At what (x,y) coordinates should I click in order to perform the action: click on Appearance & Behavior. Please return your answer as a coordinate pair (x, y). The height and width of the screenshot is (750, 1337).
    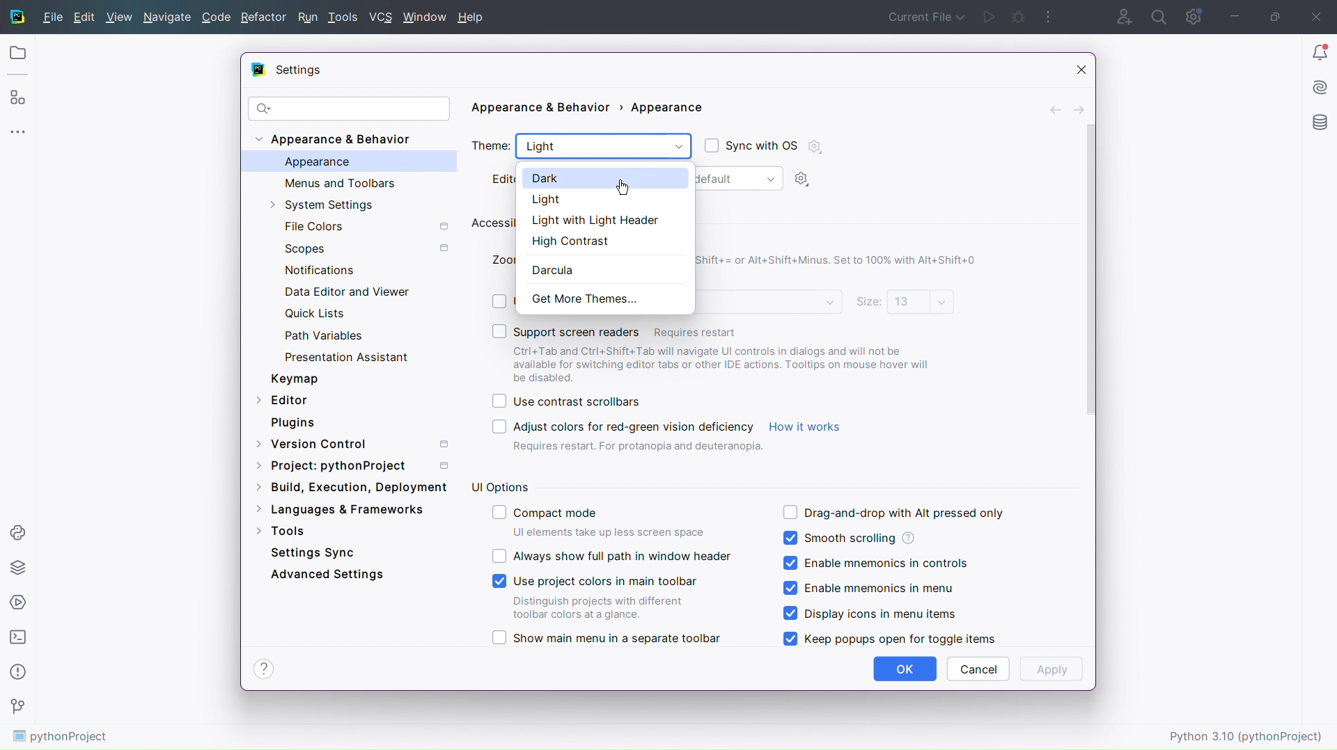
    Looking at the image, I should click on (338, 140).